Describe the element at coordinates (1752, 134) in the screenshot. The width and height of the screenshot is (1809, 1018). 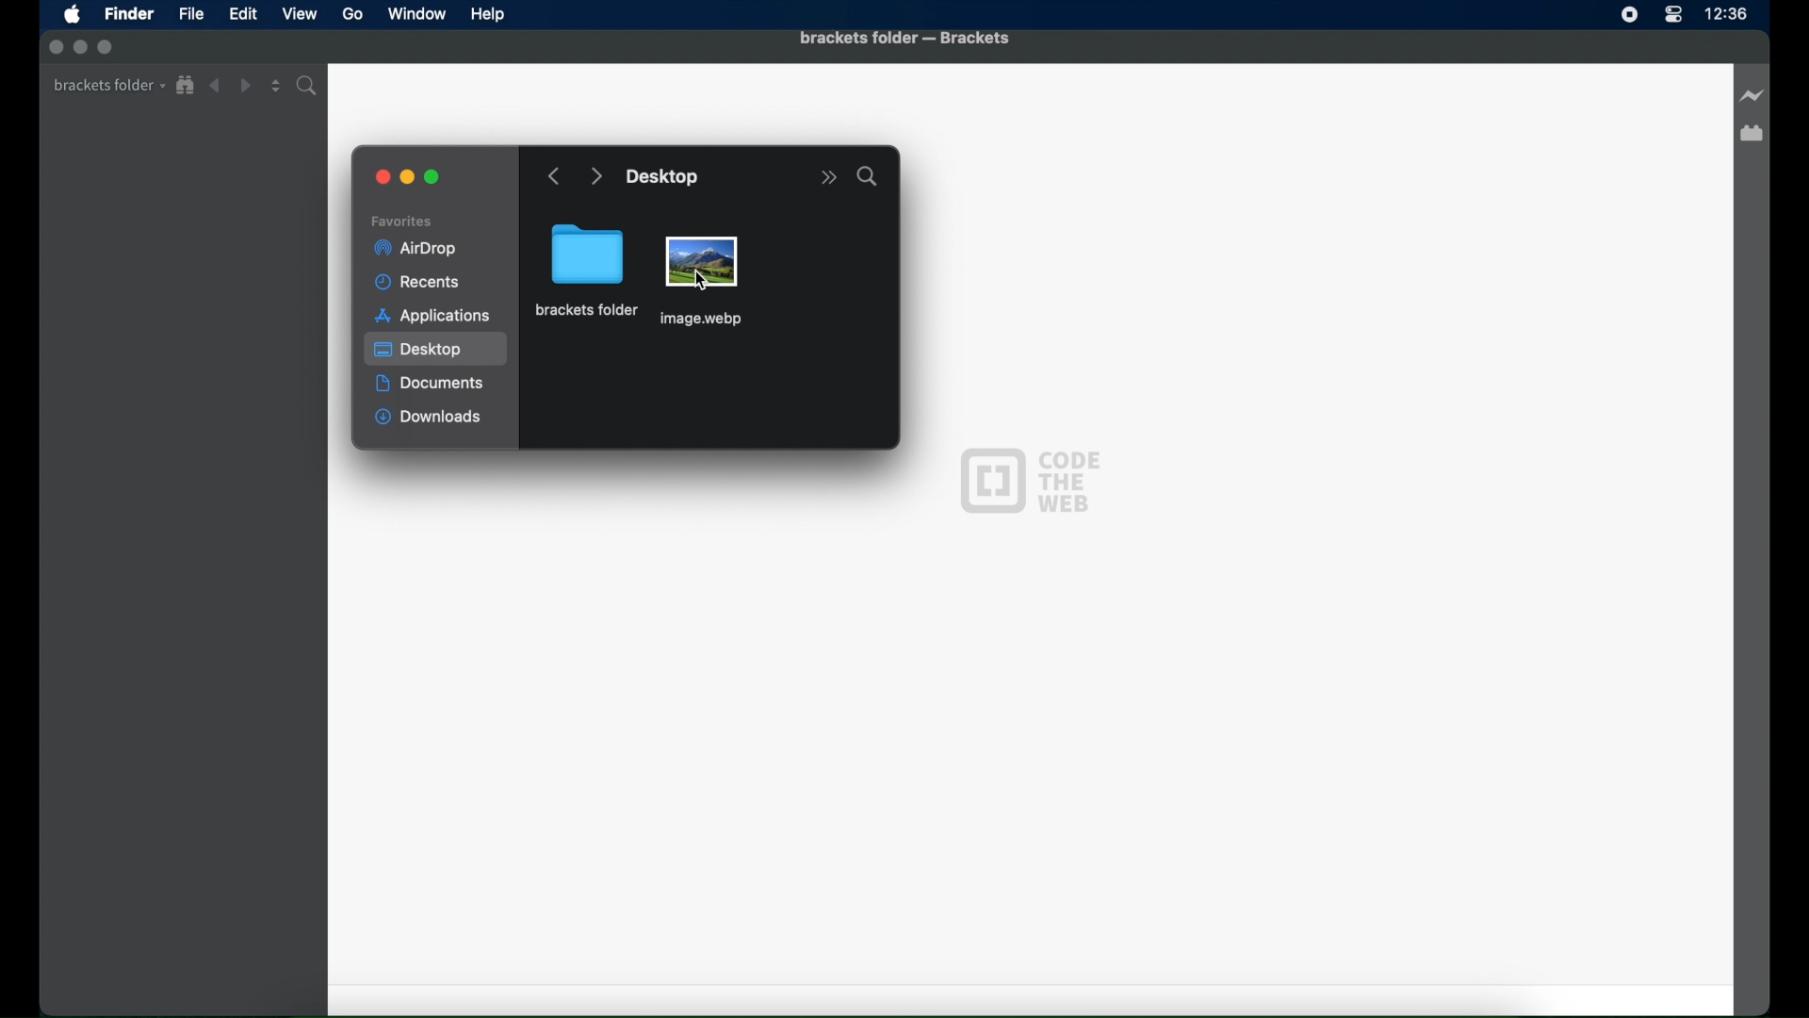
I see `extension manager` at that location.